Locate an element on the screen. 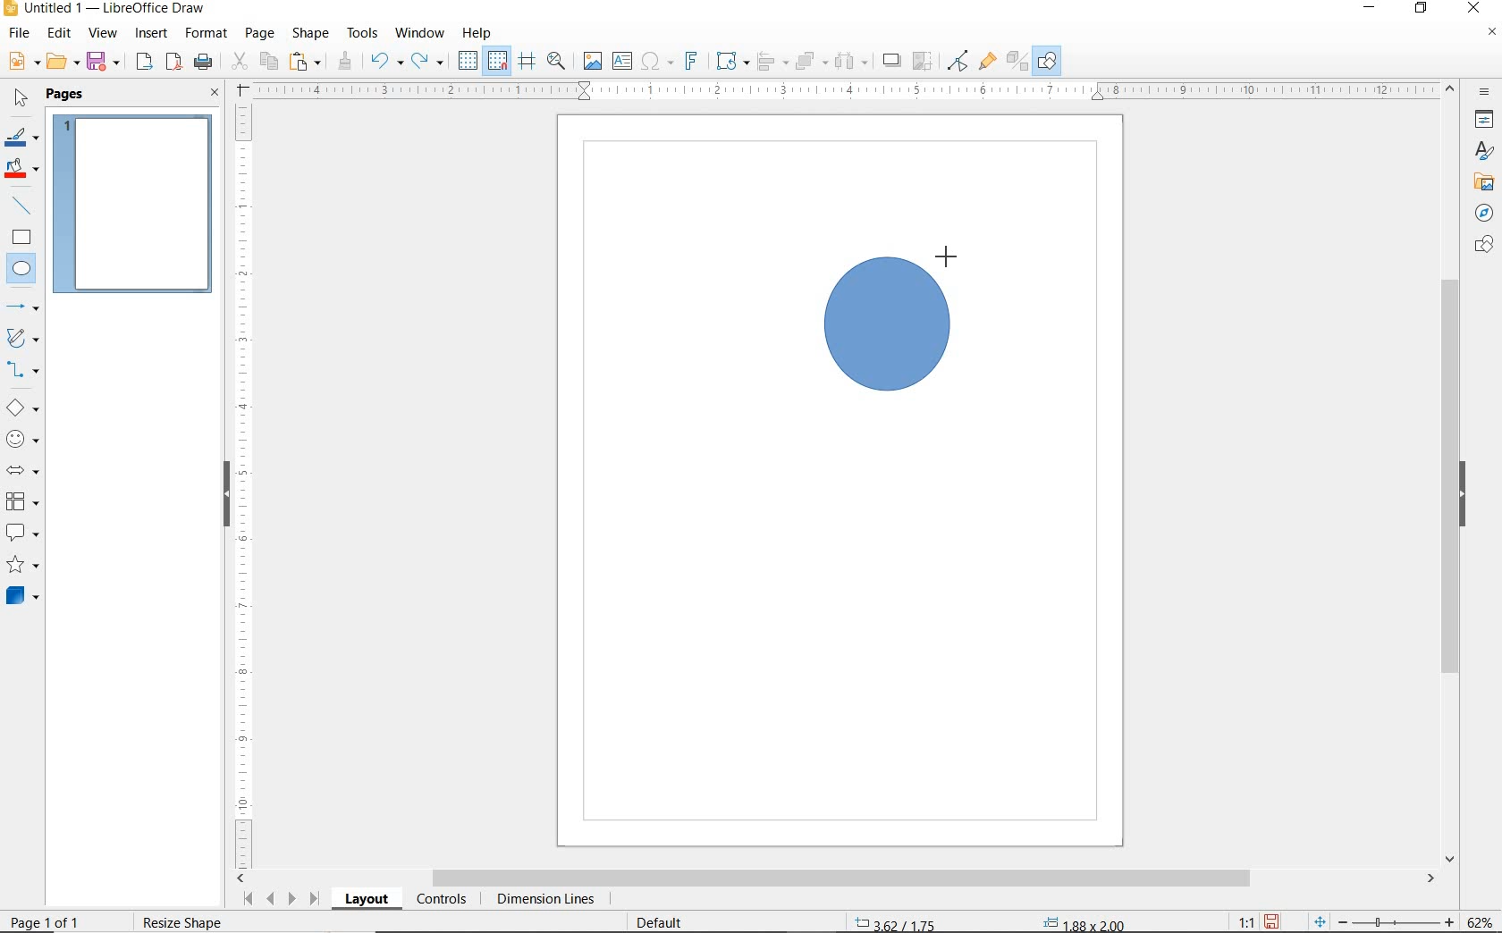 The height and width of the screenshot is (933, 1502). SCALE FACTOR is located at coordinates (1237, 921).